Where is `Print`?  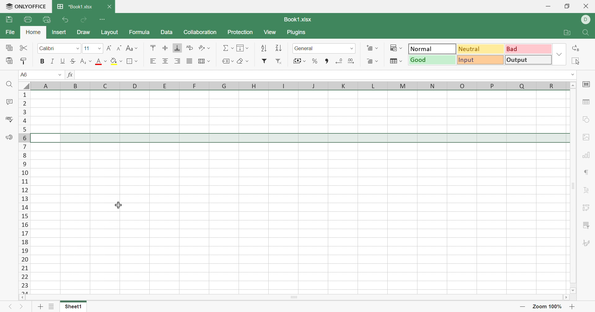
Print is located at coordinates (28, 19).